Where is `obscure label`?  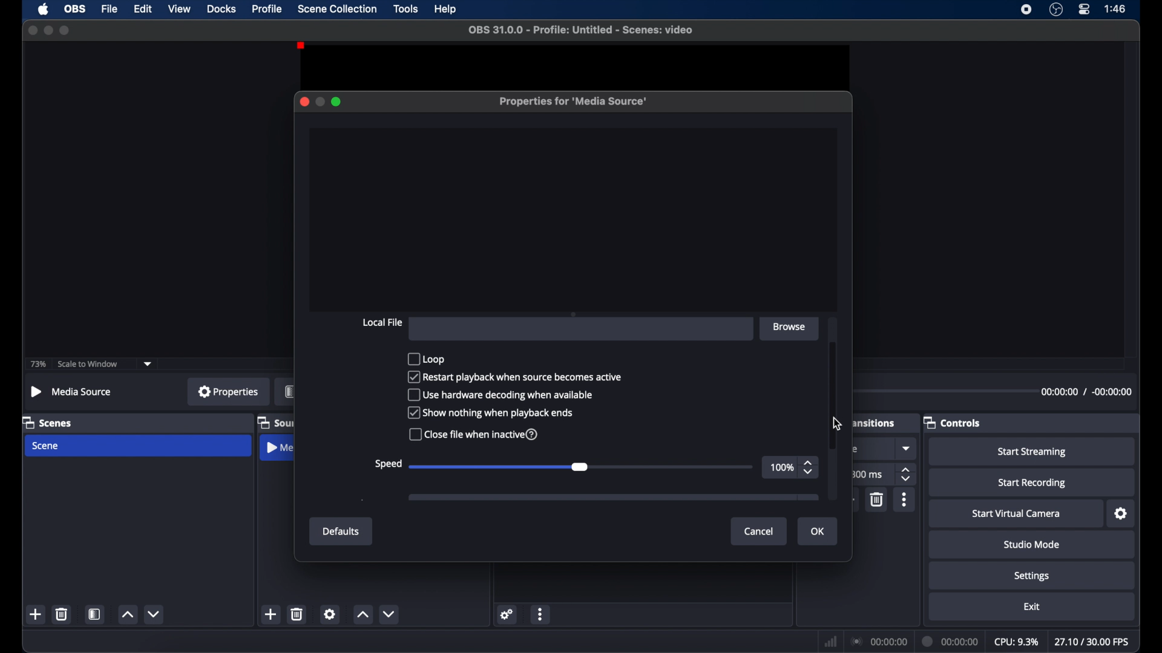 obscure label is located at coordinates (275, 423).